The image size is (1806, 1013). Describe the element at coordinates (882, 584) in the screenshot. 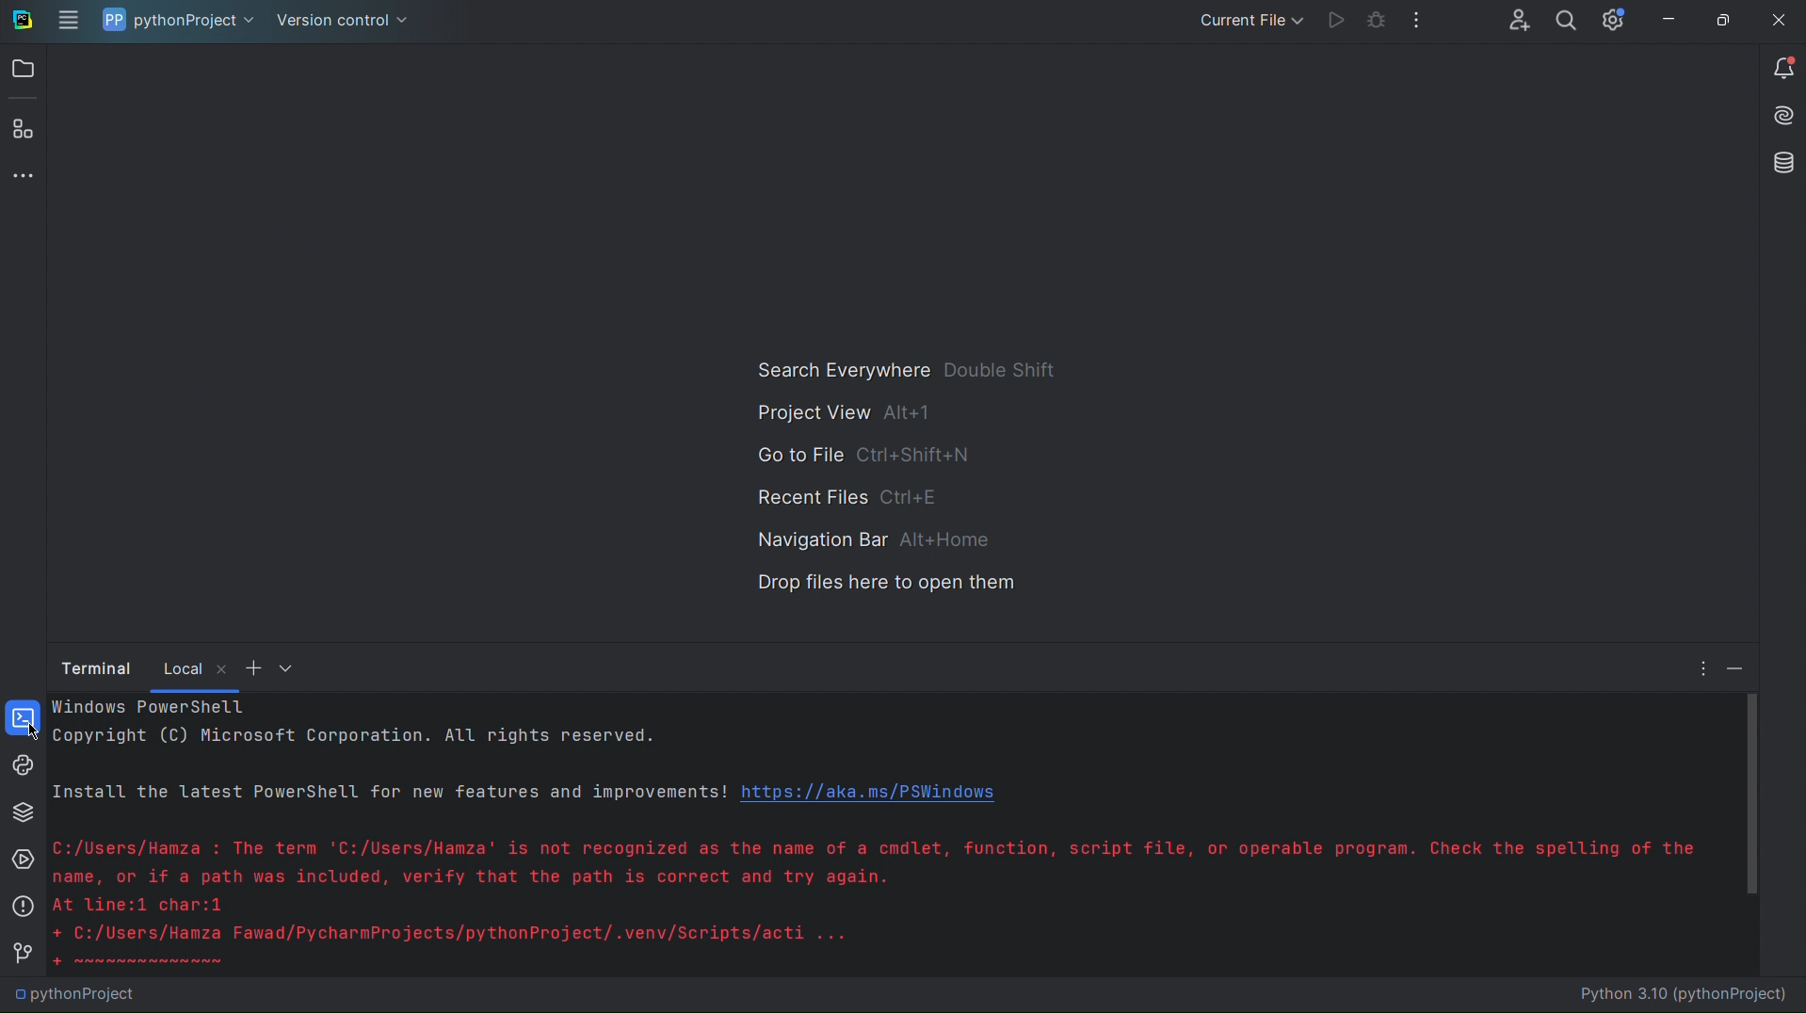

I see `Drop files here to open them` at that location.